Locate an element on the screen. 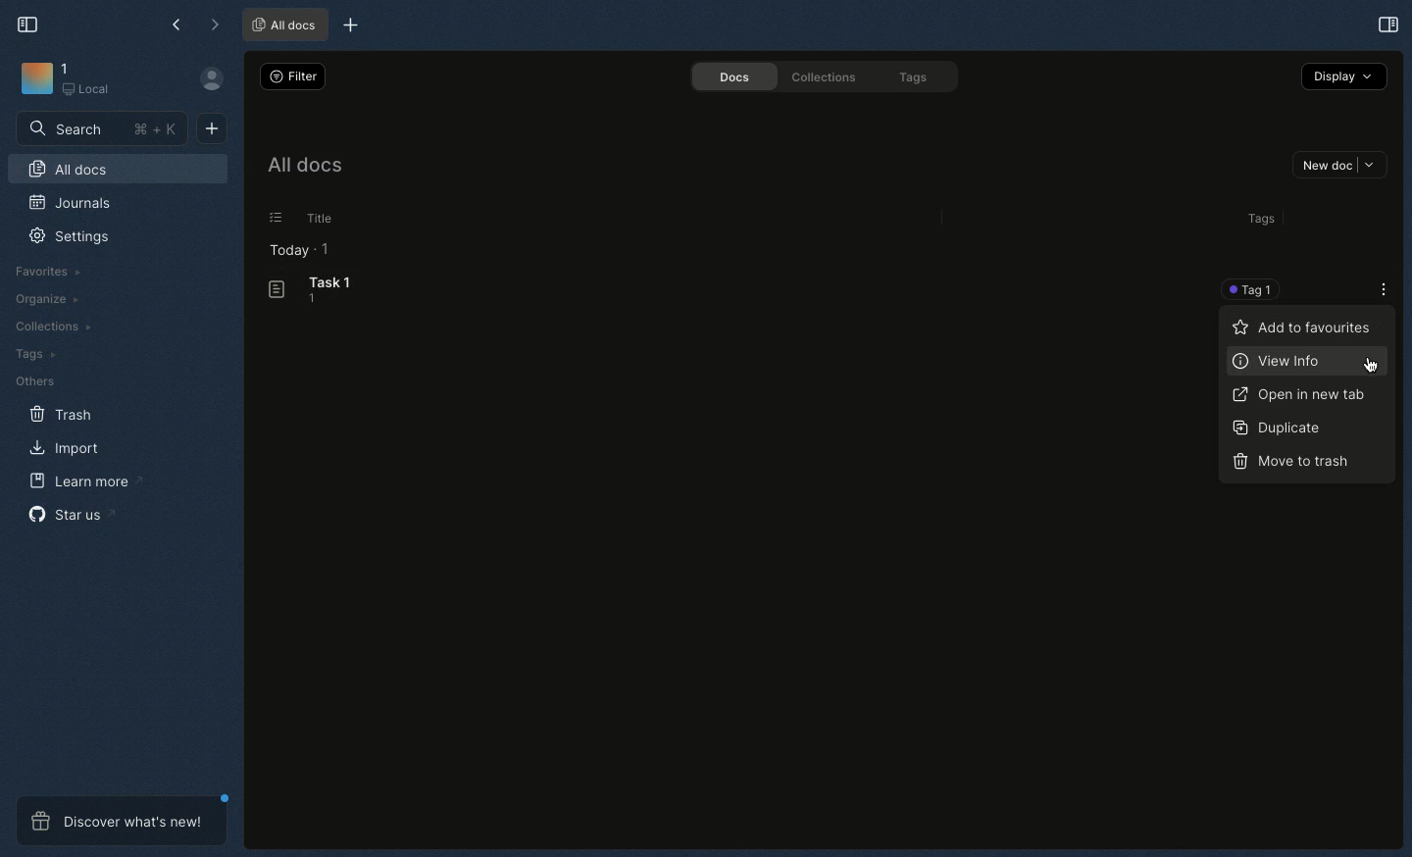 The height and width of the screenshot is (857, 1412). Docs is located at coordinates (734, 78).